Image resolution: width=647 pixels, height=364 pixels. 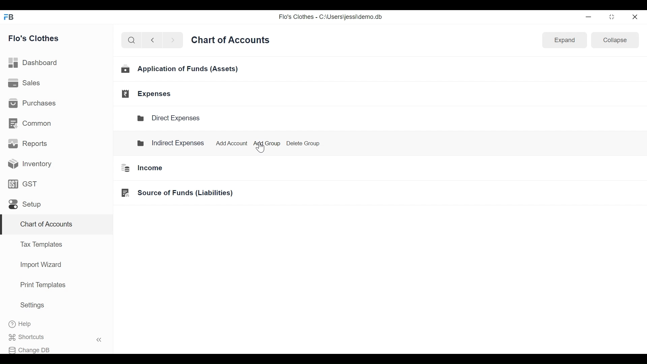 What do you see at coordinates (42, 285) in the screenshot?
I see `Print Templates` at bounding box center [42, 285].